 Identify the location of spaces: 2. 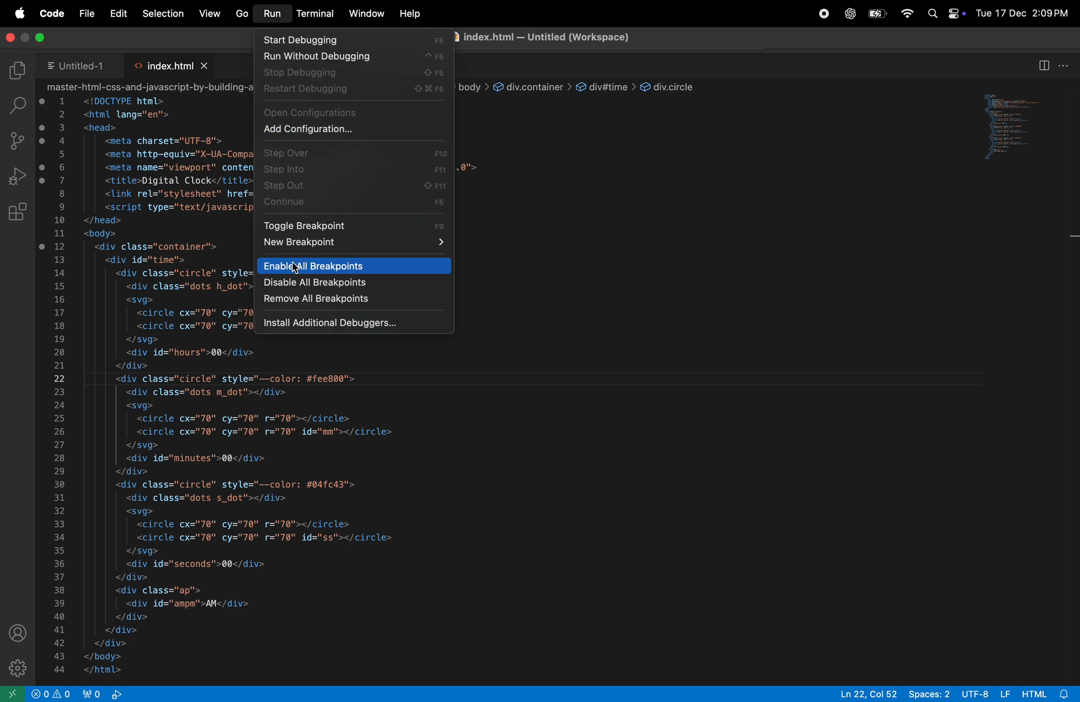
(928, 692).